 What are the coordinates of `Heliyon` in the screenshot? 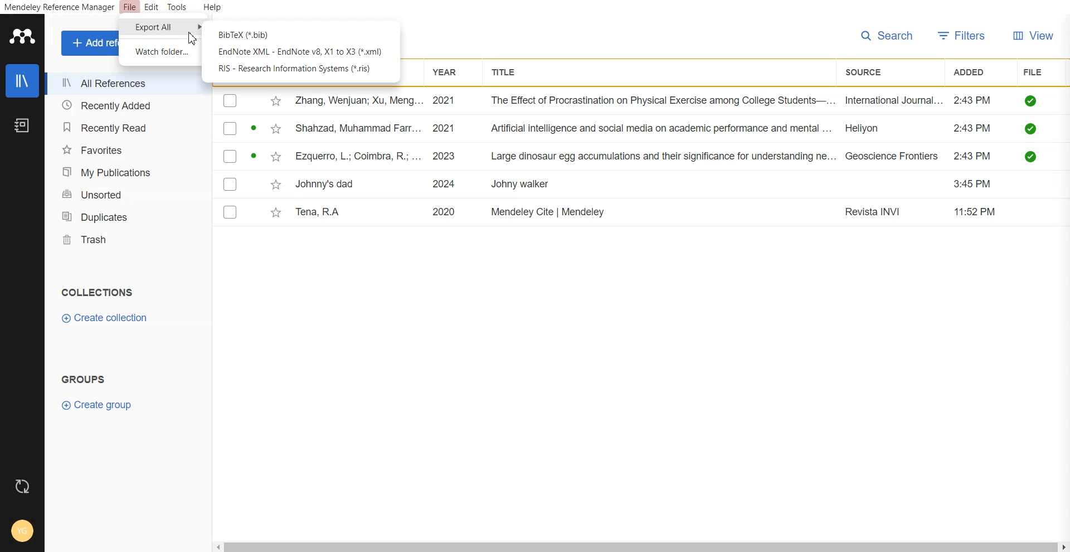 It's located at (869, 127).